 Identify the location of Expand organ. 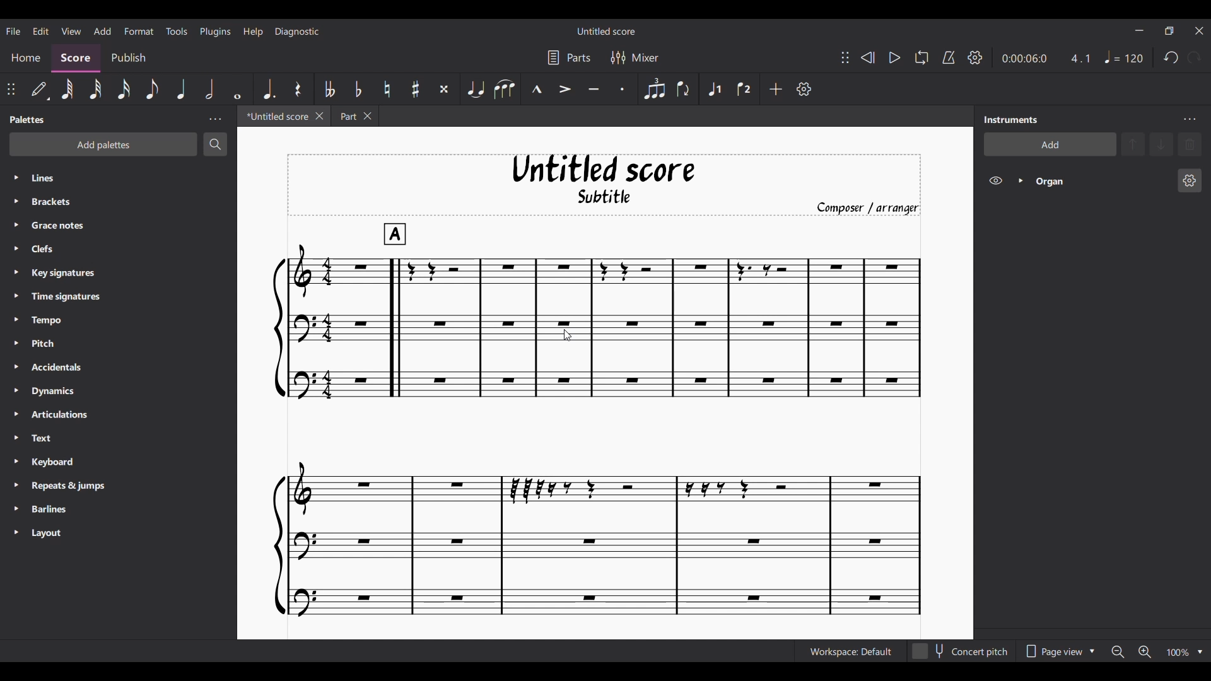
(1021, 180).